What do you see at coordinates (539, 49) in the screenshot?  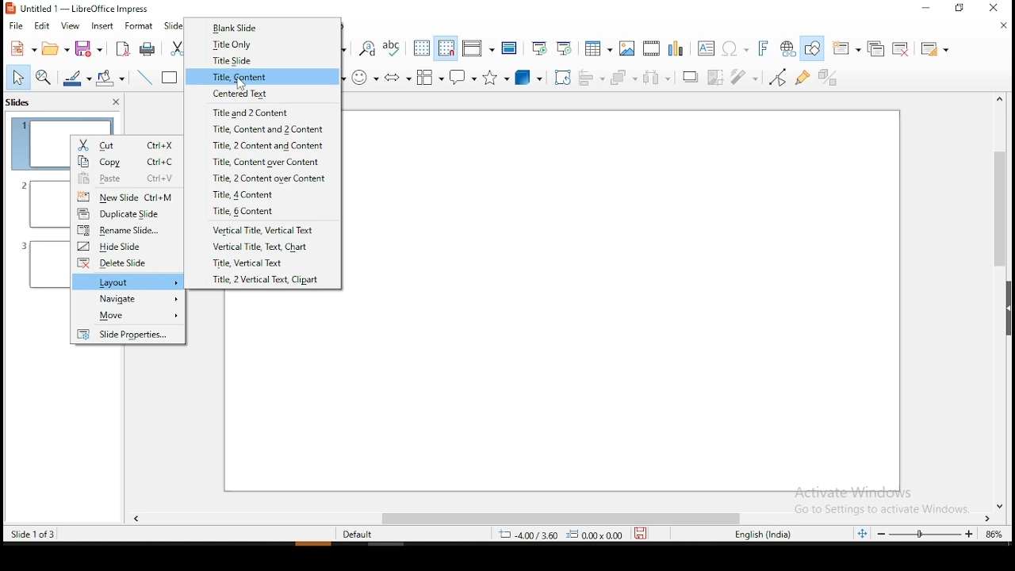 I see `start from first slide` at bounding box center [539, 49].